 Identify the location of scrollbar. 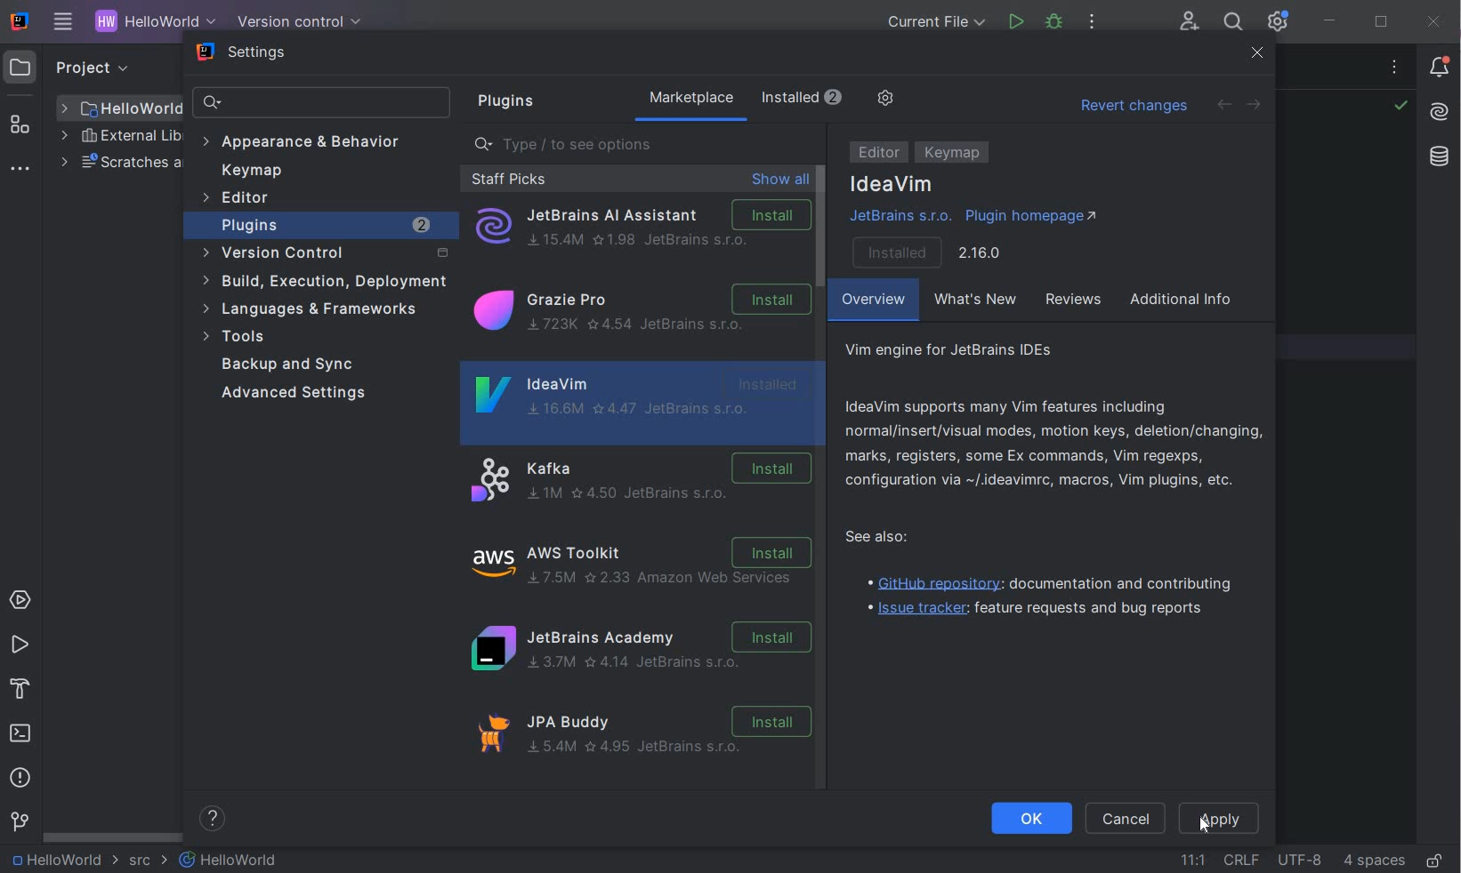
(820, 228).